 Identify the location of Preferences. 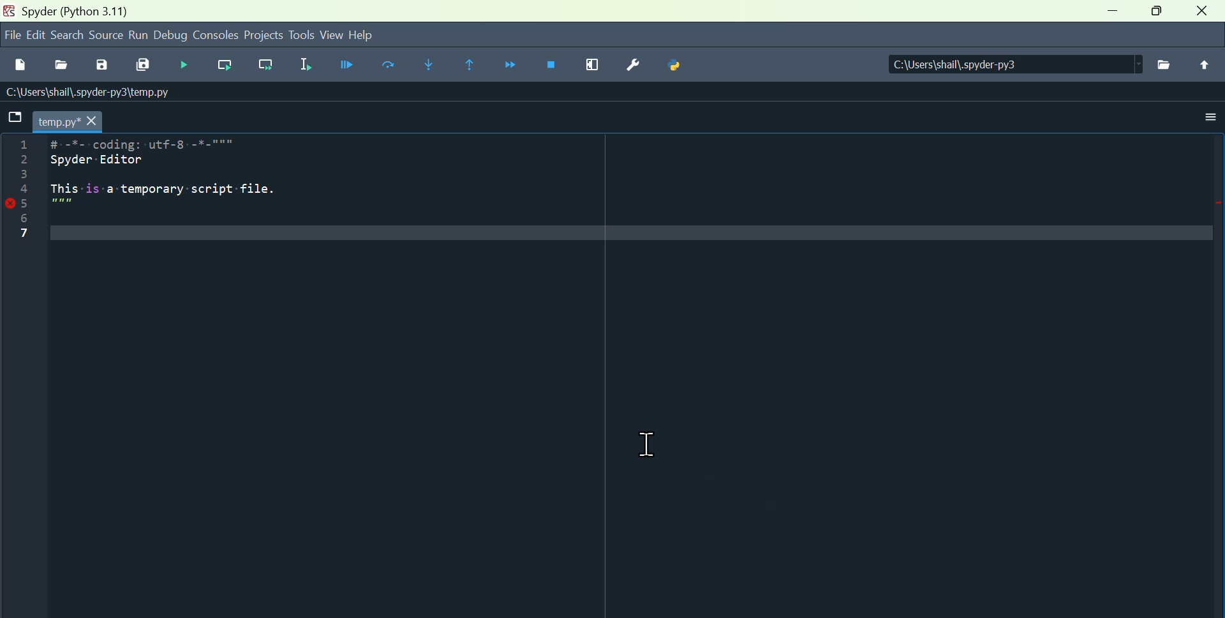
(634, 66).